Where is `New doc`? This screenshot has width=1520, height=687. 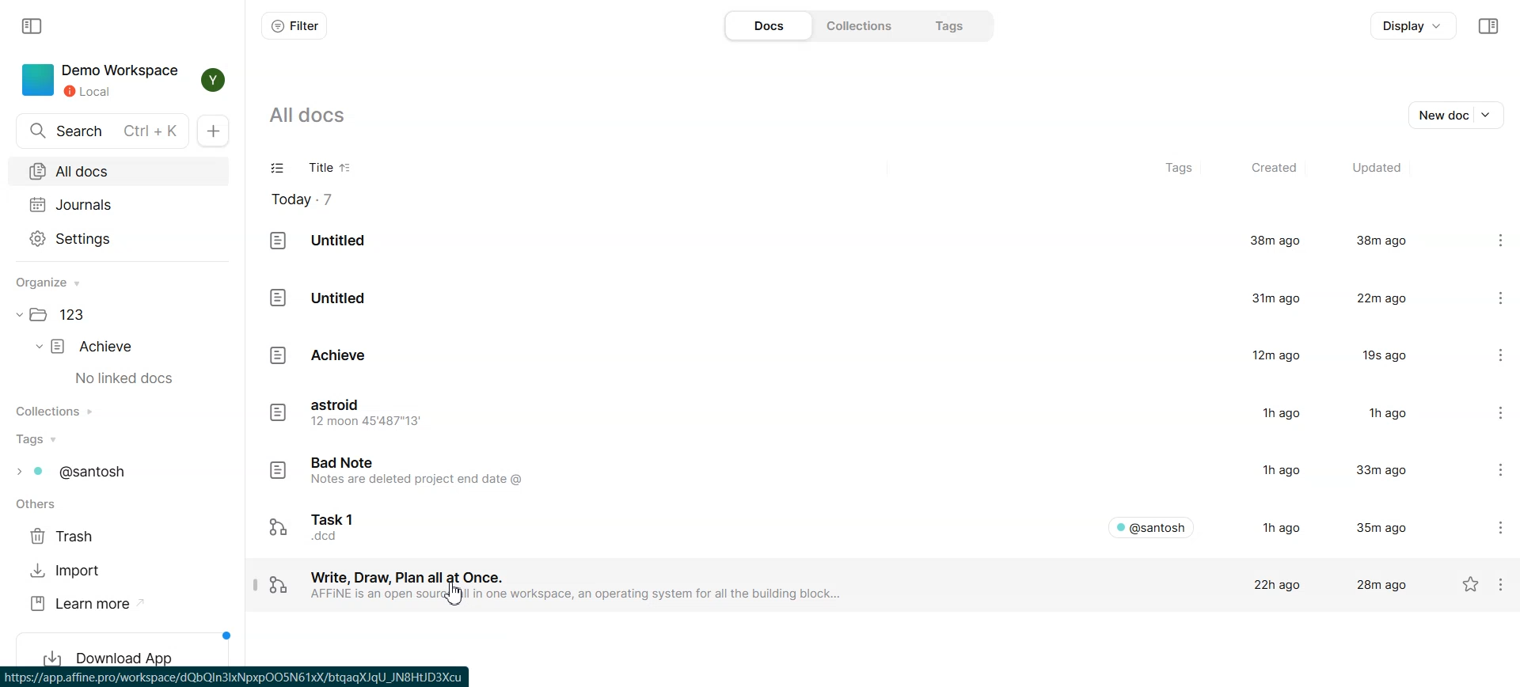 New doc is located at coordinates (1459, 113).